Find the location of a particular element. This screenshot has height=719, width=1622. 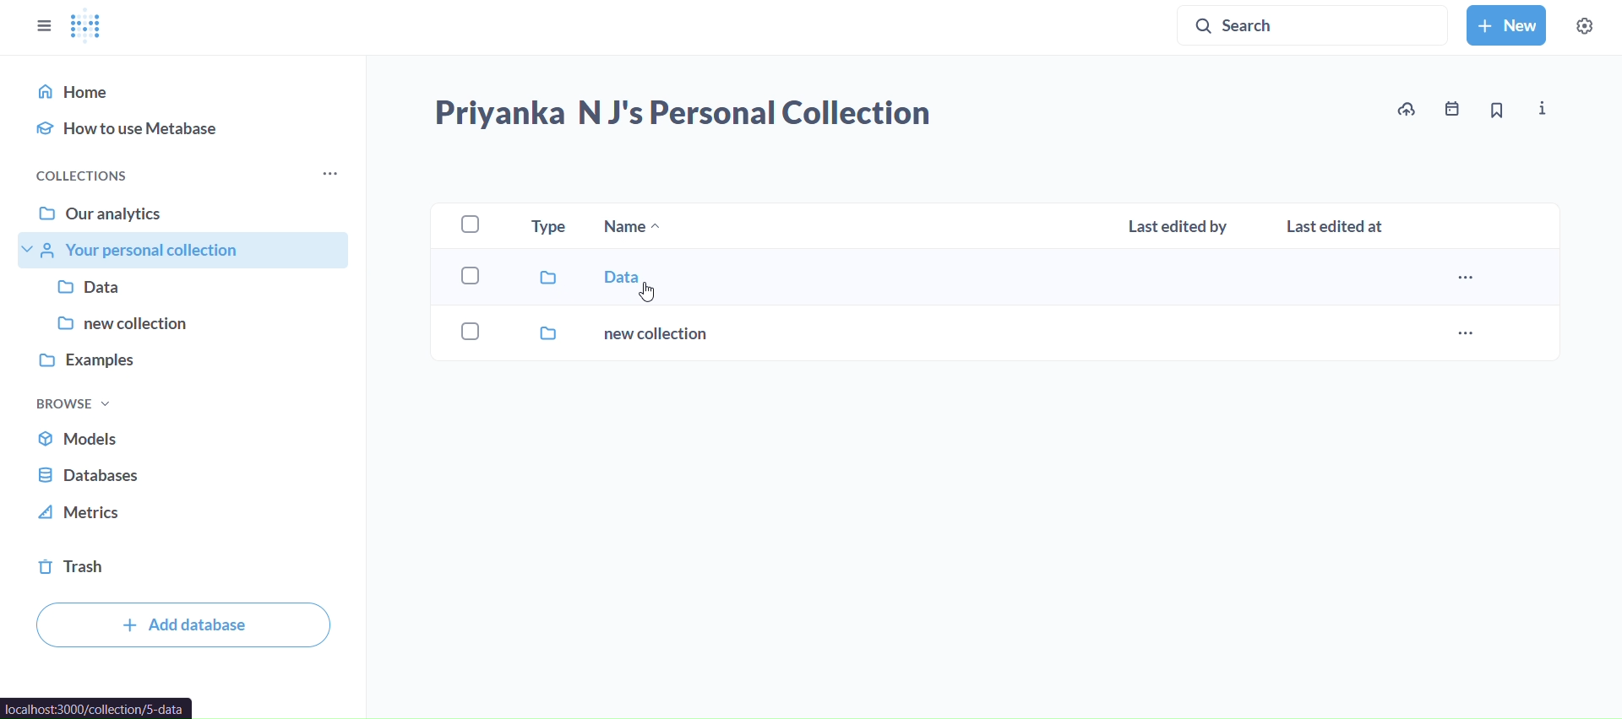

how to use metabase is located at coordinates (185, 126).